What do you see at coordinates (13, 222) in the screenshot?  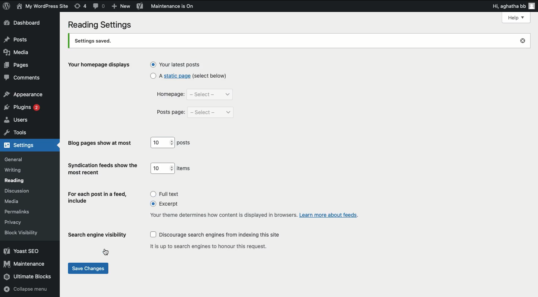 I see `privacy ` at bounding box center [13, 222].